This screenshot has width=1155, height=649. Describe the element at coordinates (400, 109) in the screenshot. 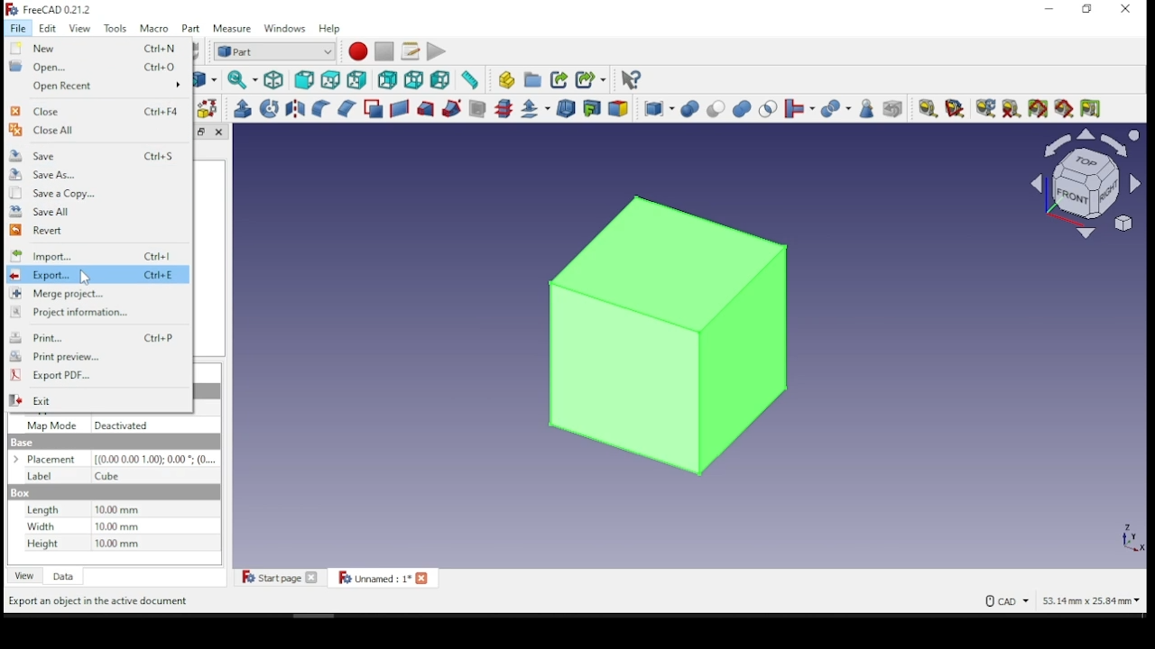

I see `create ruled surface` at that location.